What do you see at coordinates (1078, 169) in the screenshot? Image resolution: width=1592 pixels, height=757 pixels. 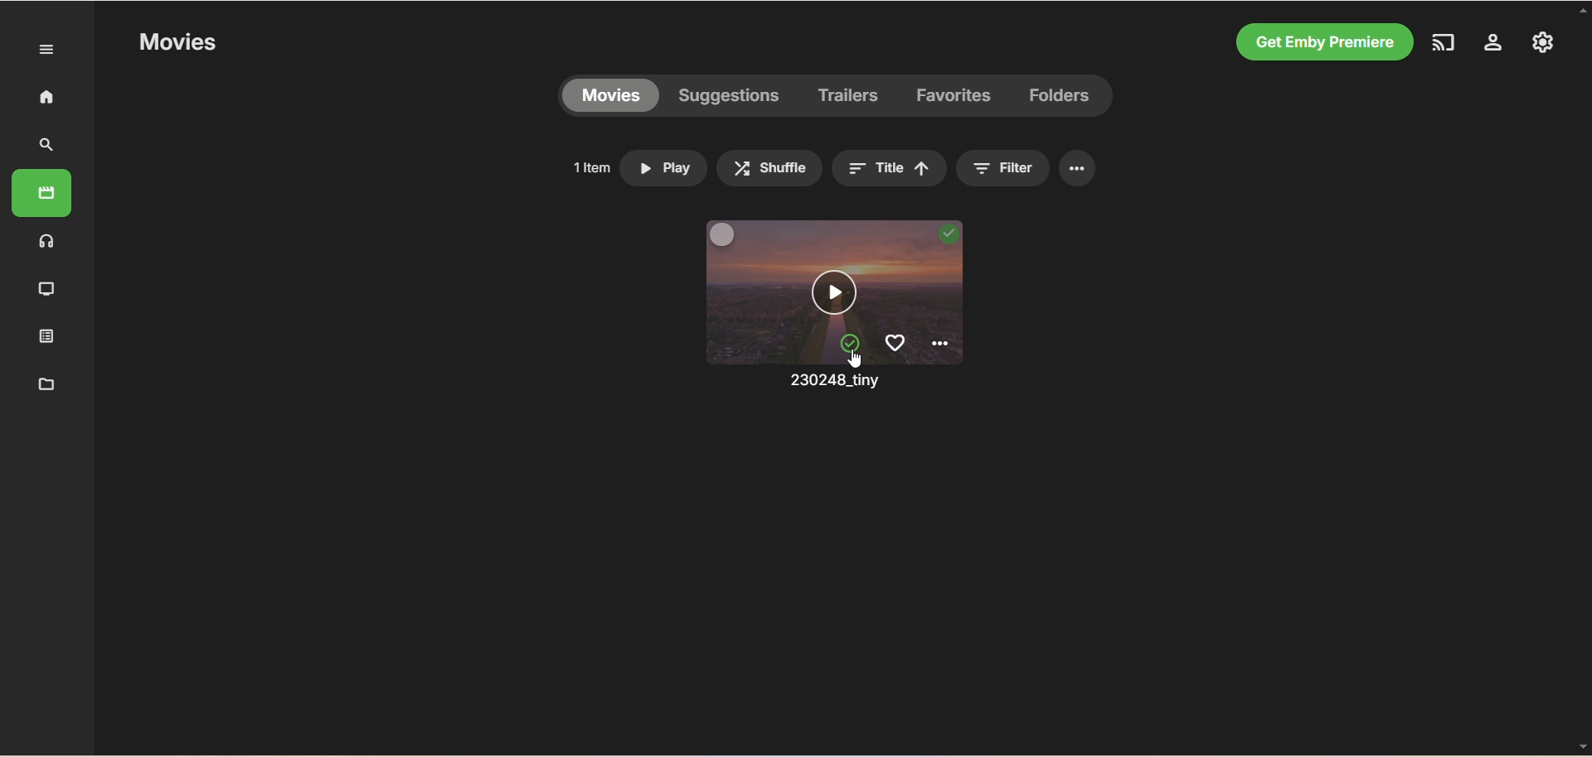 I see `options` at bounding box center [1078, 169].